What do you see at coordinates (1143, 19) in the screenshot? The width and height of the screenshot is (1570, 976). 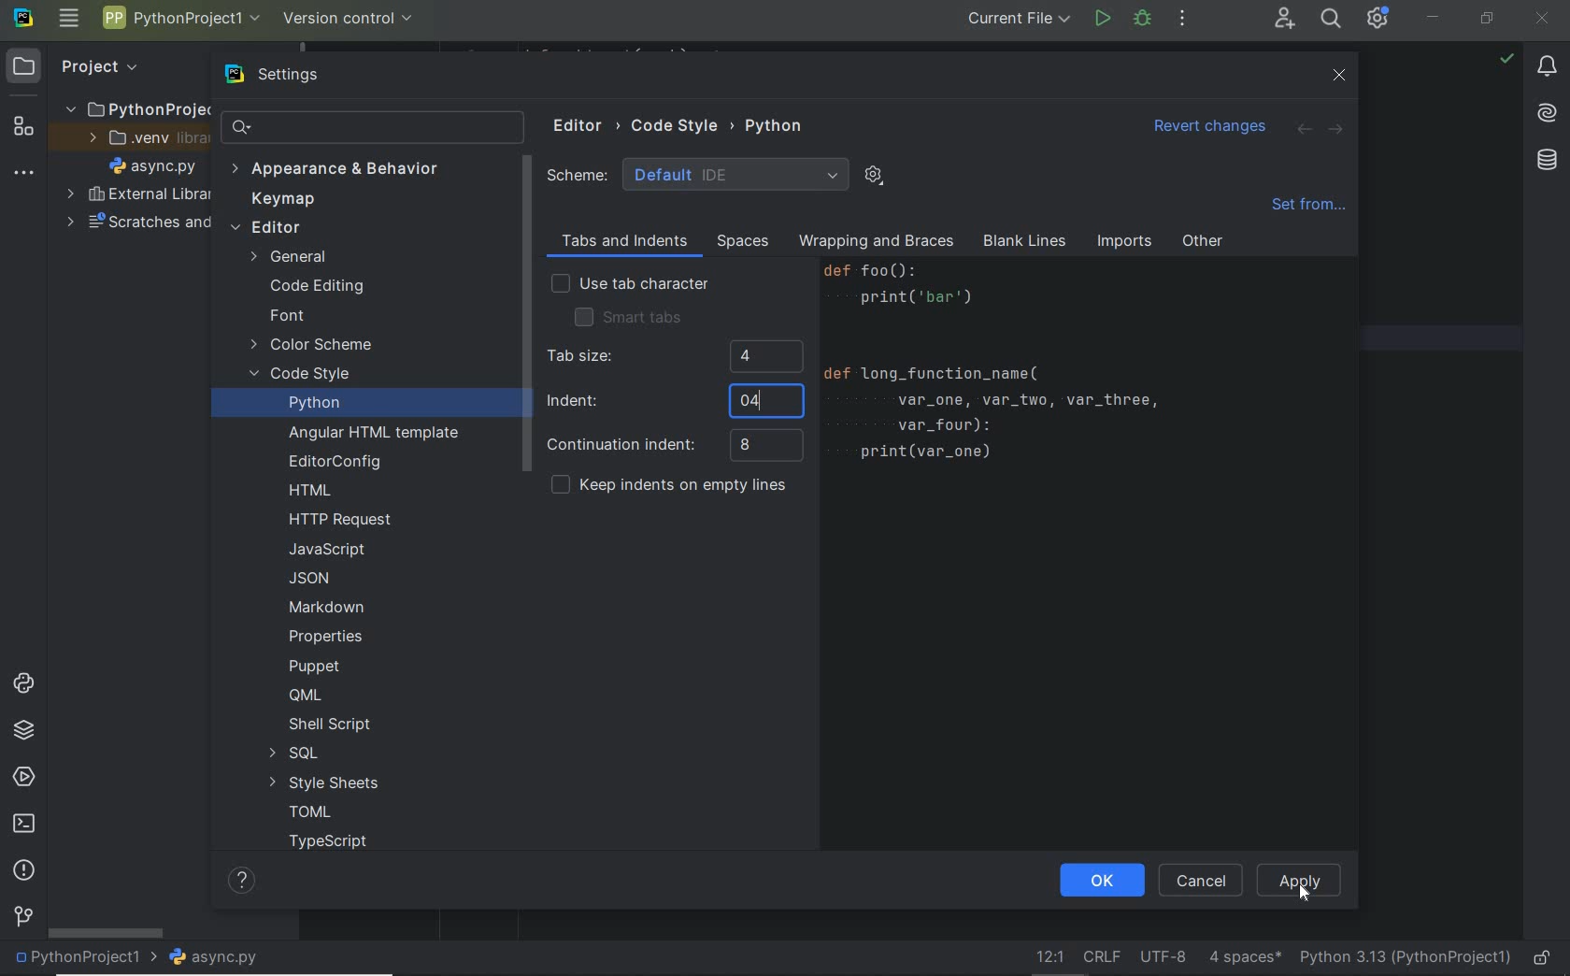 I see `debug` at bounding box center [1143, 19].